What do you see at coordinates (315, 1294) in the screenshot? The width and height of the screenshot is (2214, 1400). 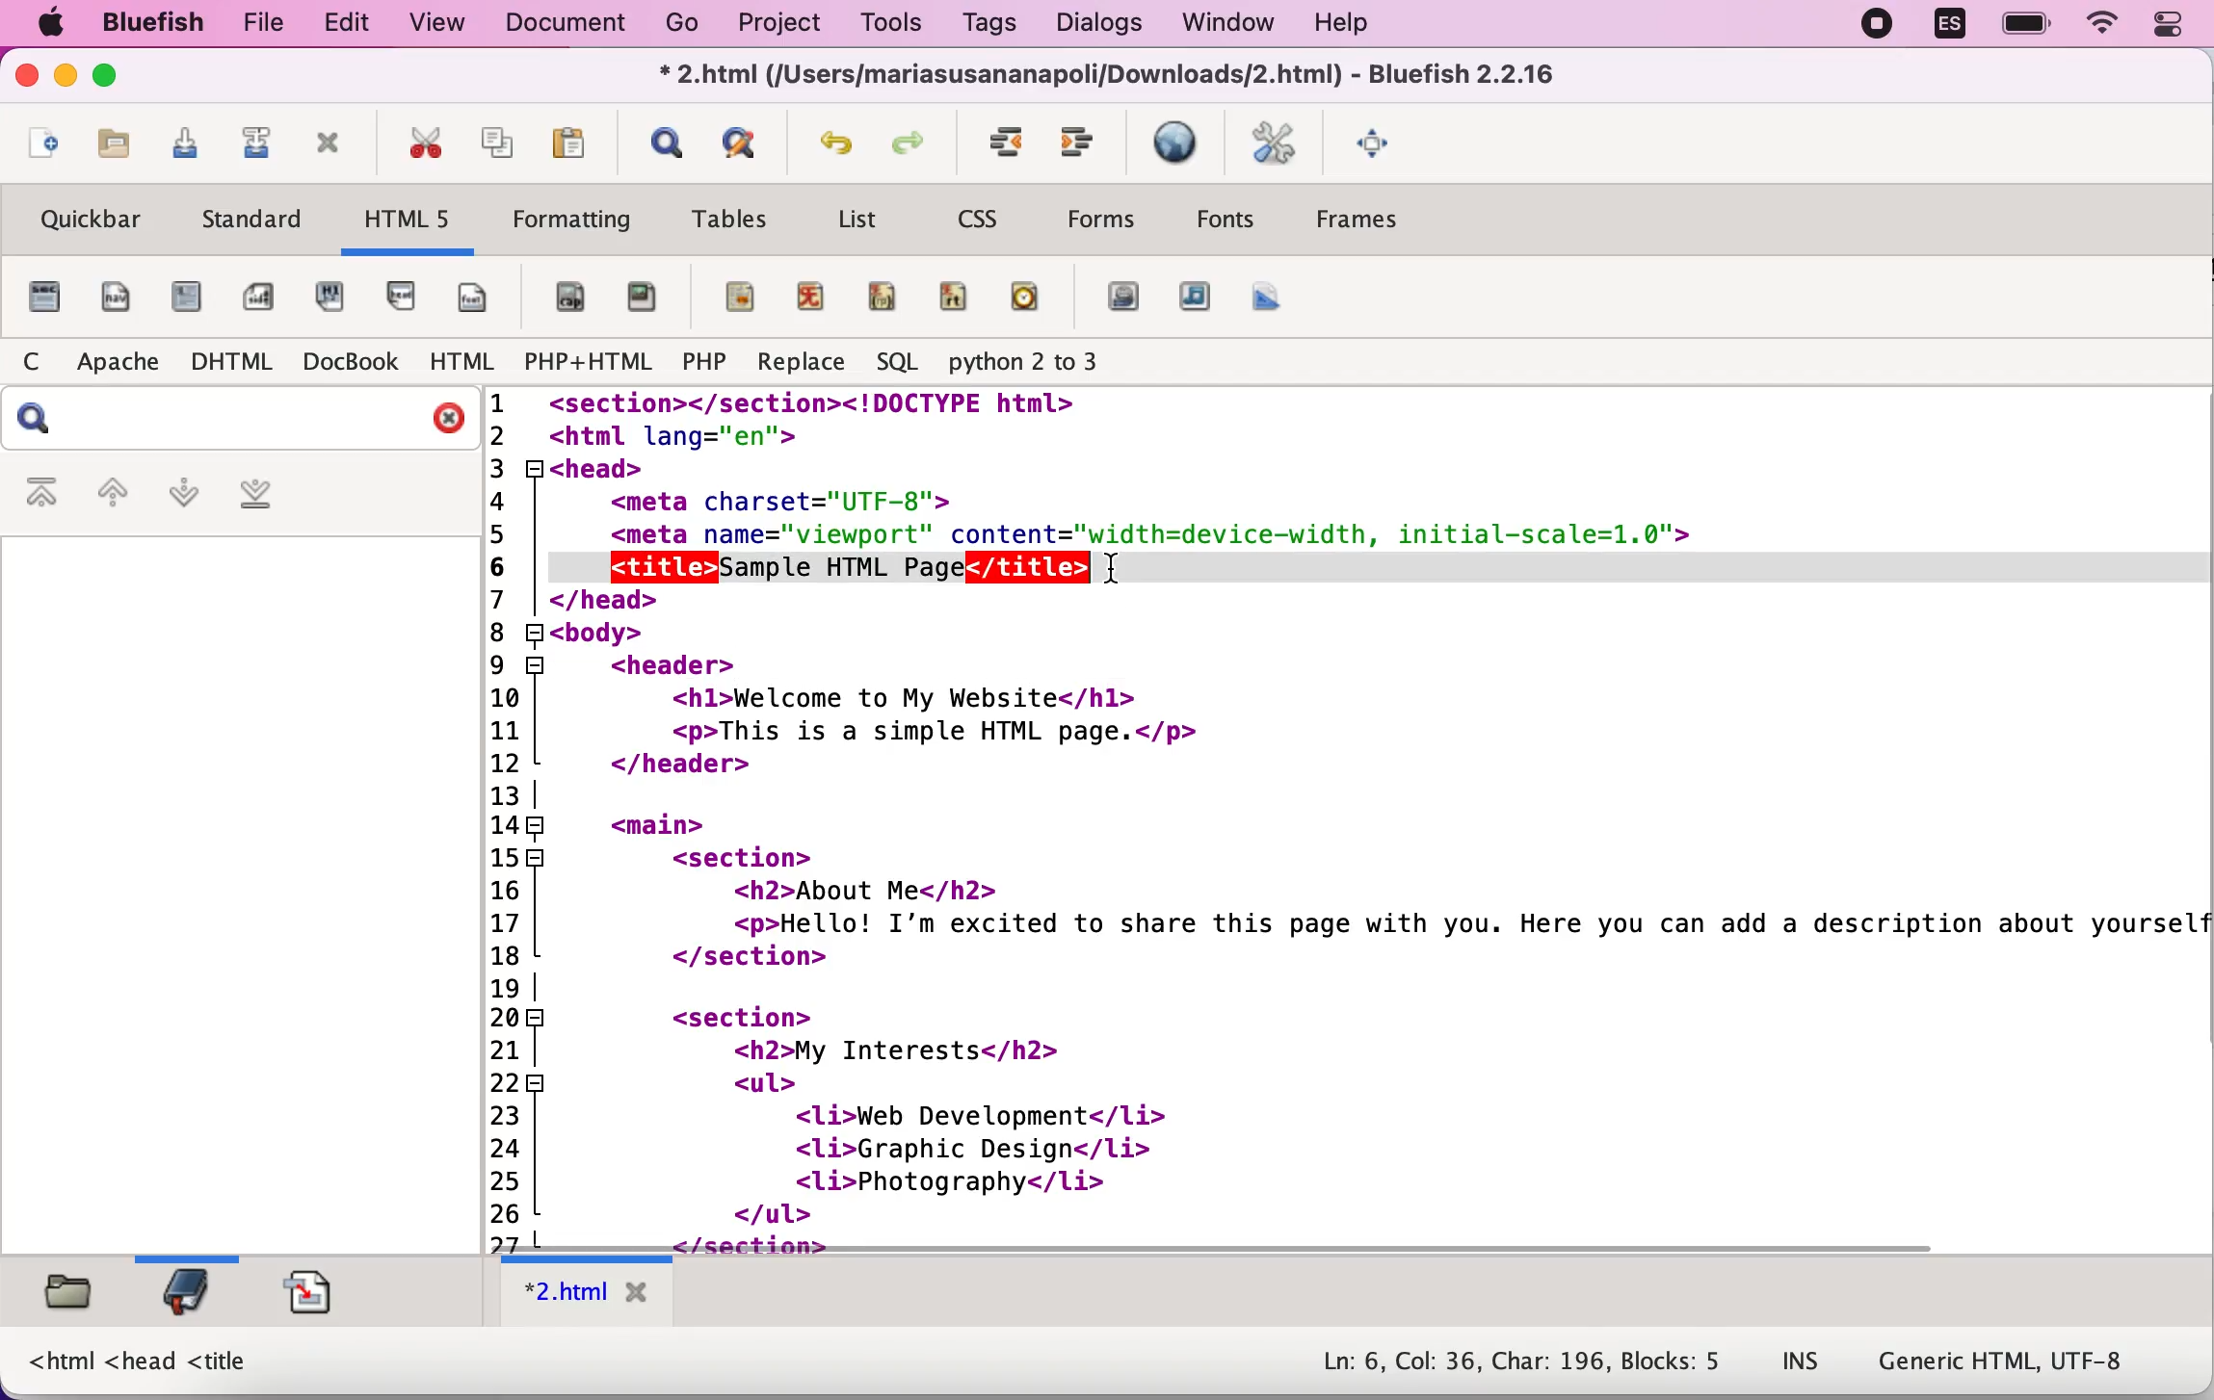 I see `snippets` at bounding box center [315, 1294].